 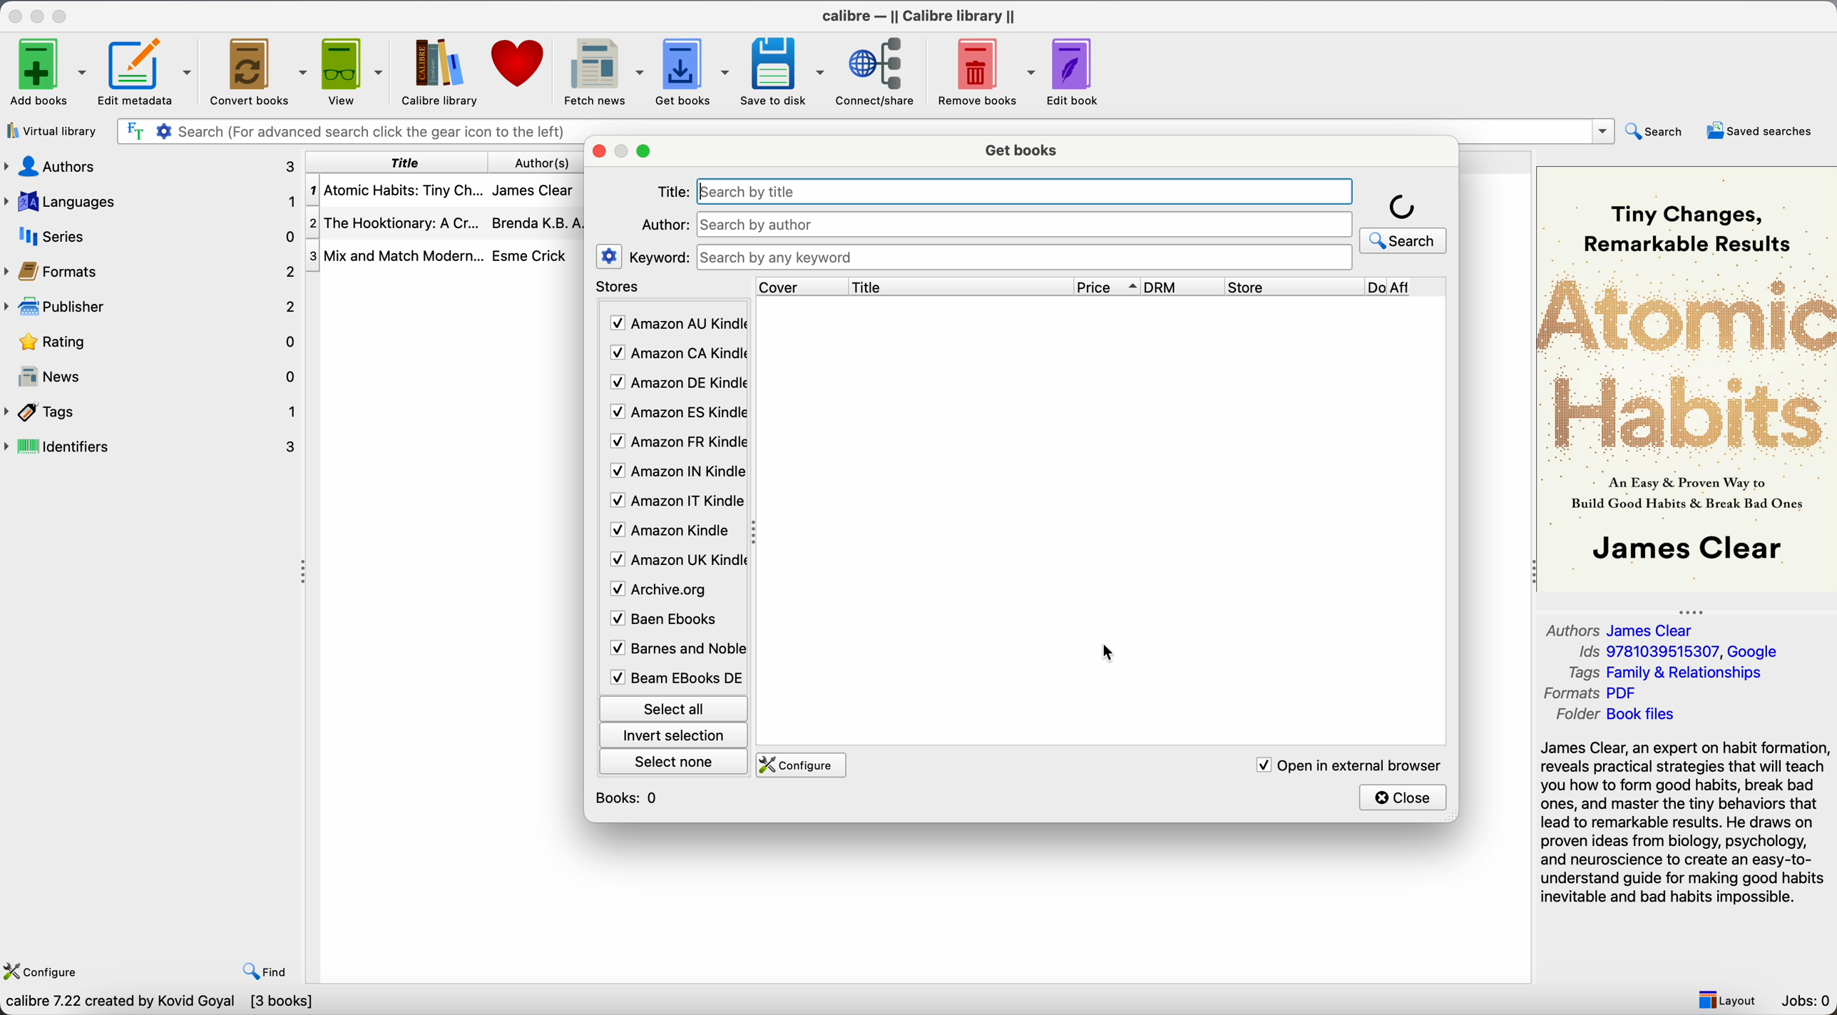 I want to click on Ids 9781039515307, Google, so click(x=1679, y=653).